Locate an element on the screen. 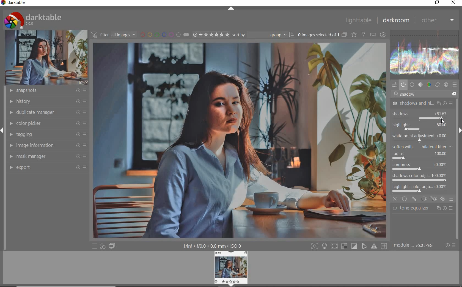 This screenshot has height=287, width=462. color is located at coordinates (428, 85).